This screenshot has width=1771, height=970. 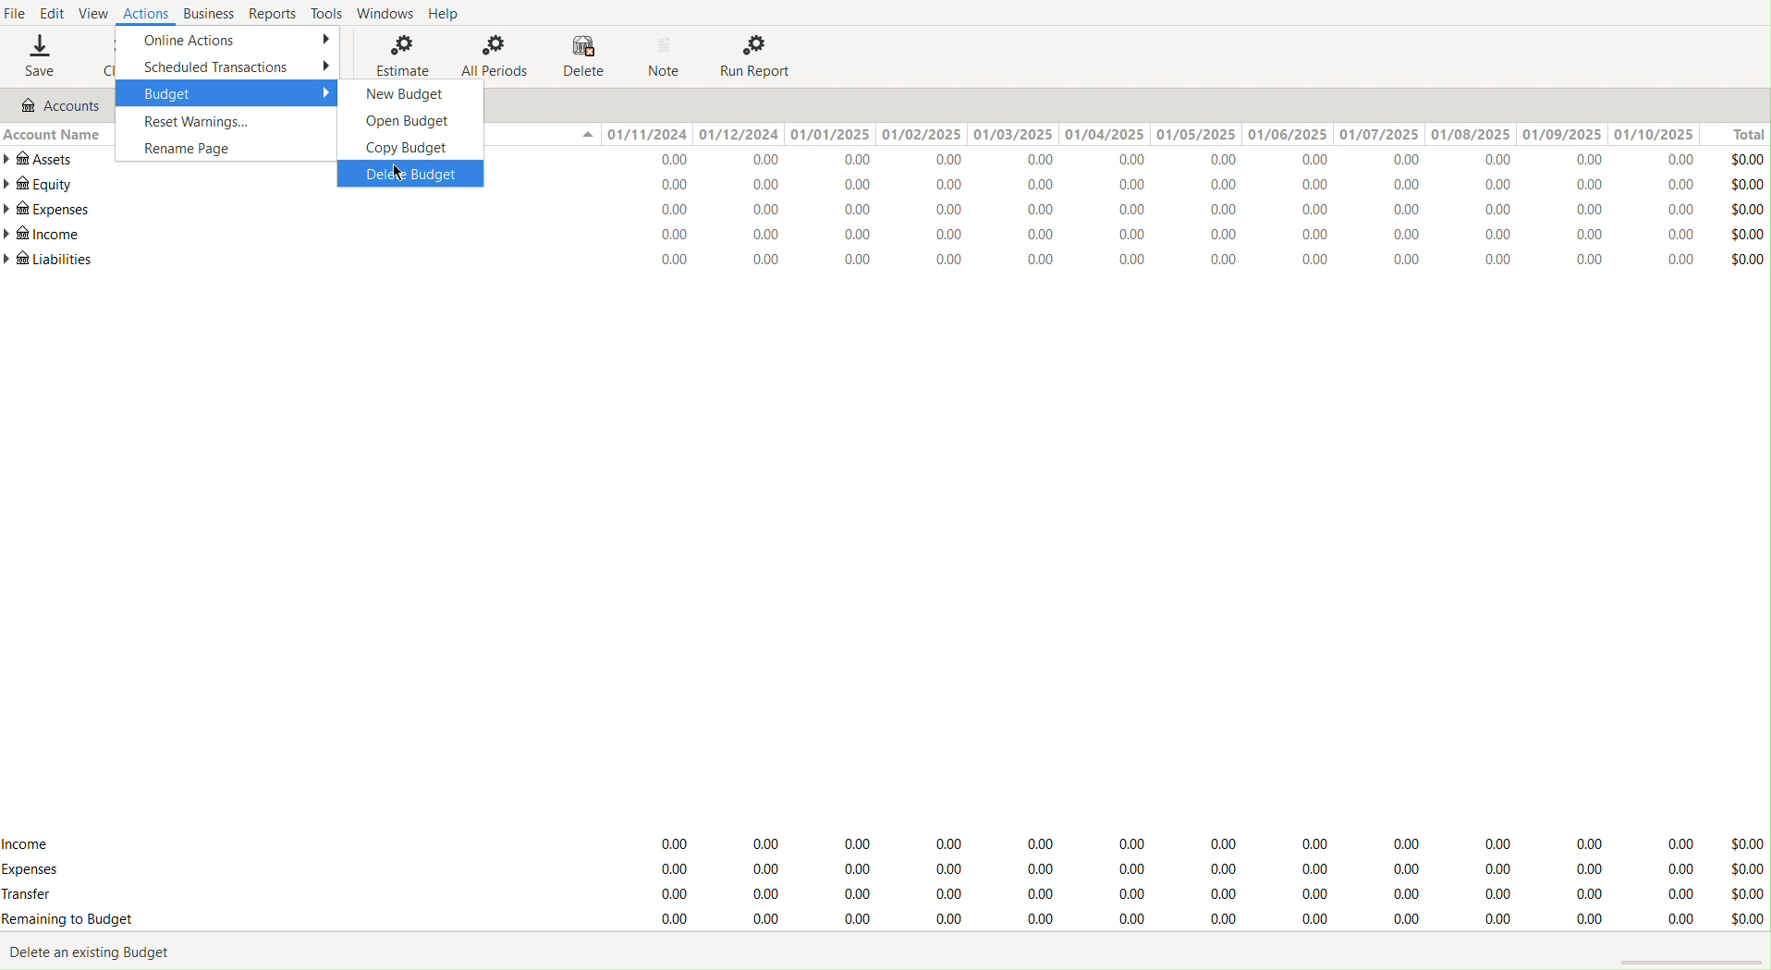 What do you see at coordinates (52, 133) in the screenshot?
I see `Account Name` at bounding box center [52, 133].